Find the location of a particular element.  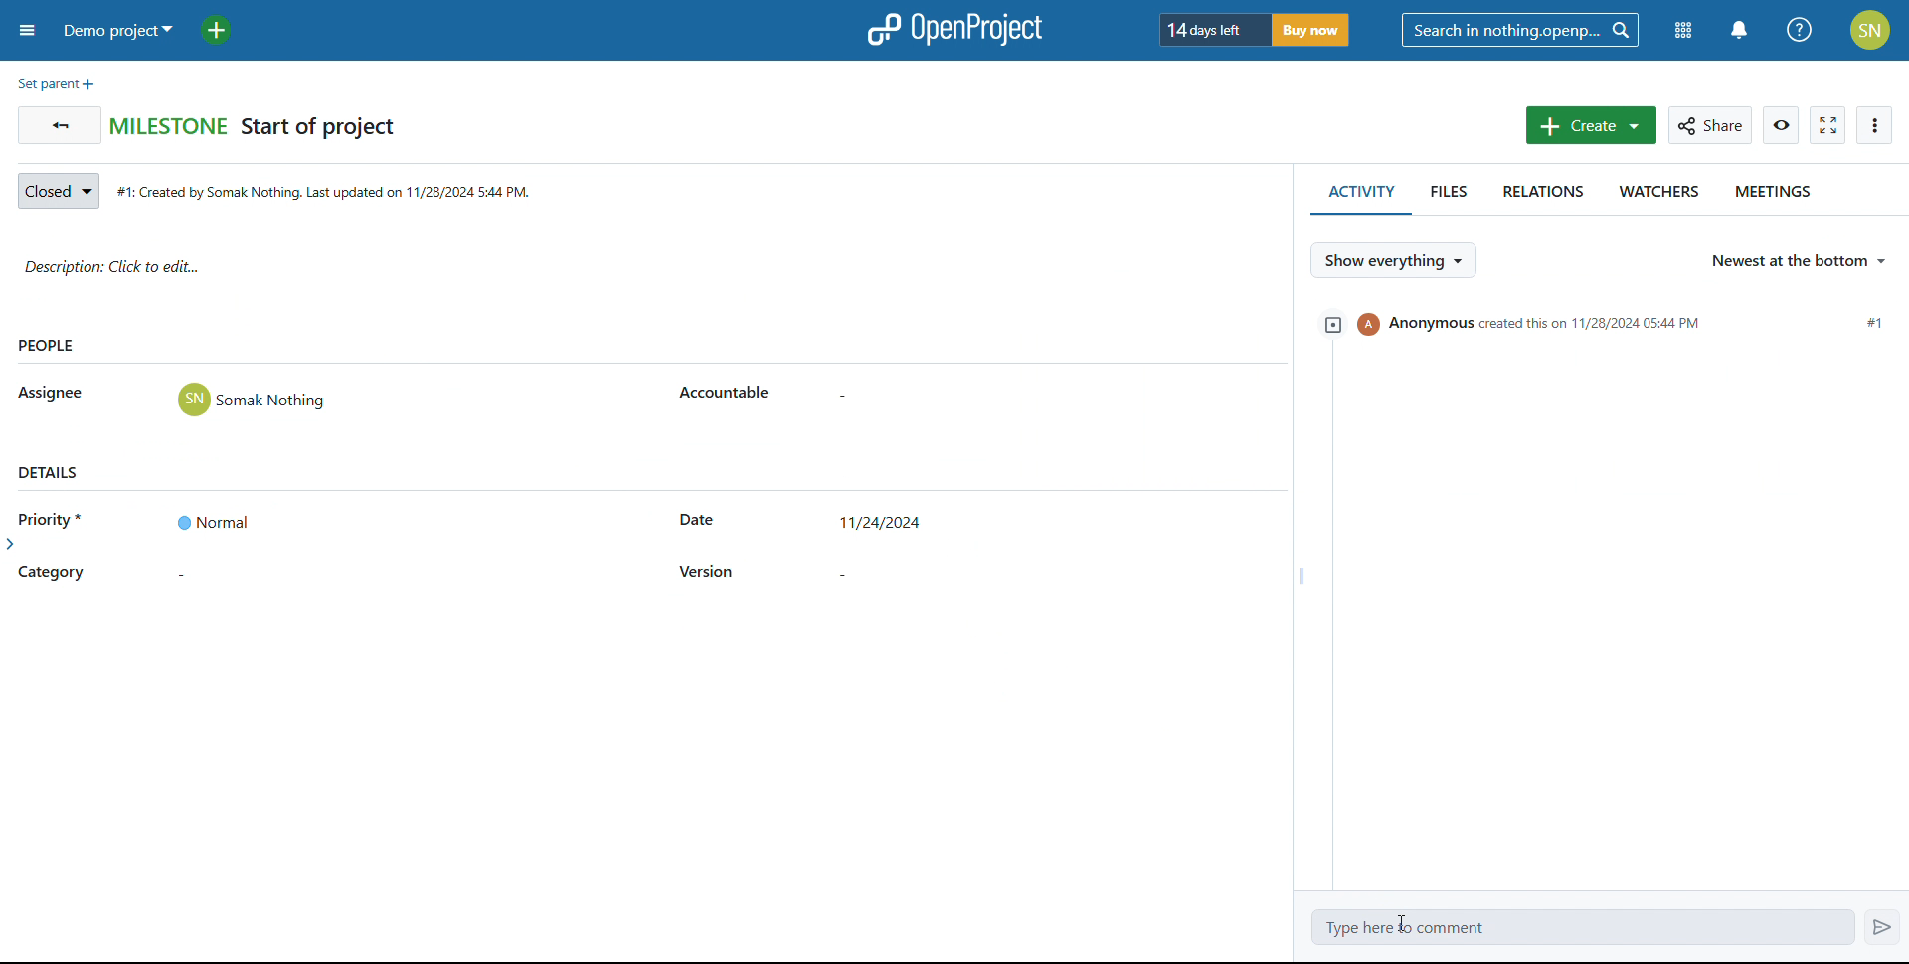

send is located at coordinates (1882, 925).